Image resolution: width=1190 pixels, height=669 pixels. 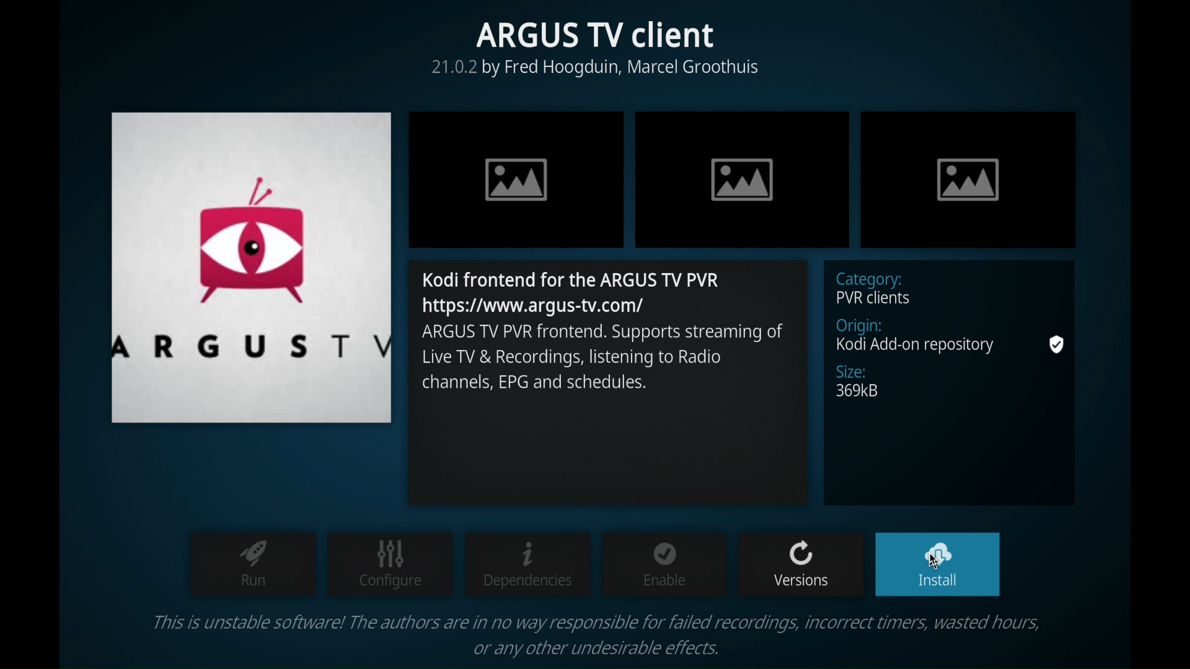 What do you see at coordinates (800, 566) in the screenshot?
I see `Versions` at bounding box center [800, 566].